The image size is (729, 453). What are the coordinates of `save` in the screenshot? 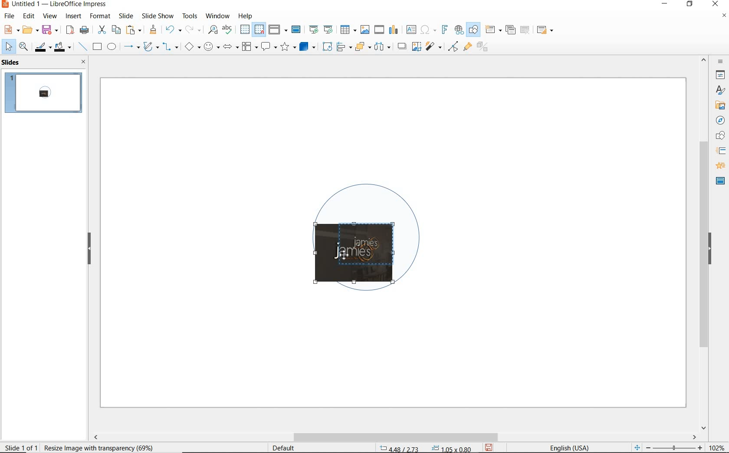 It's located at (489, 447).